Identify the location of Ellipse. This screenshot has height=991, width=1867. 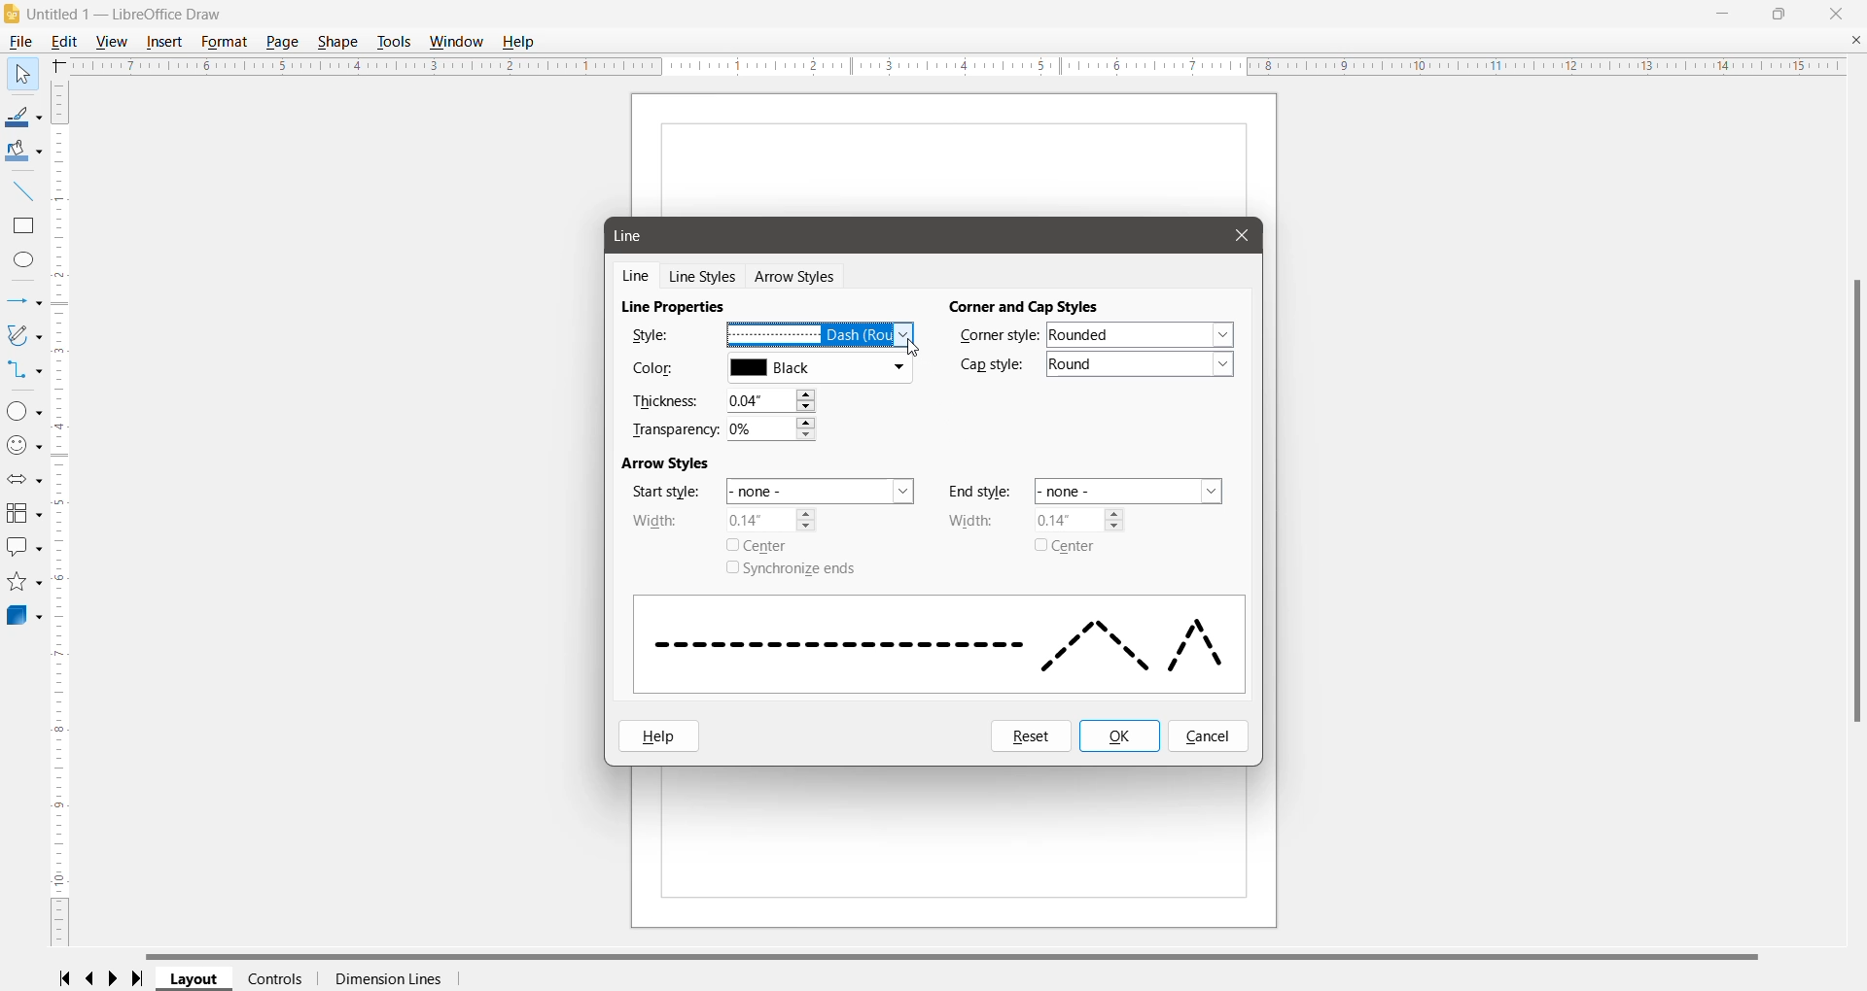
(23, 259).